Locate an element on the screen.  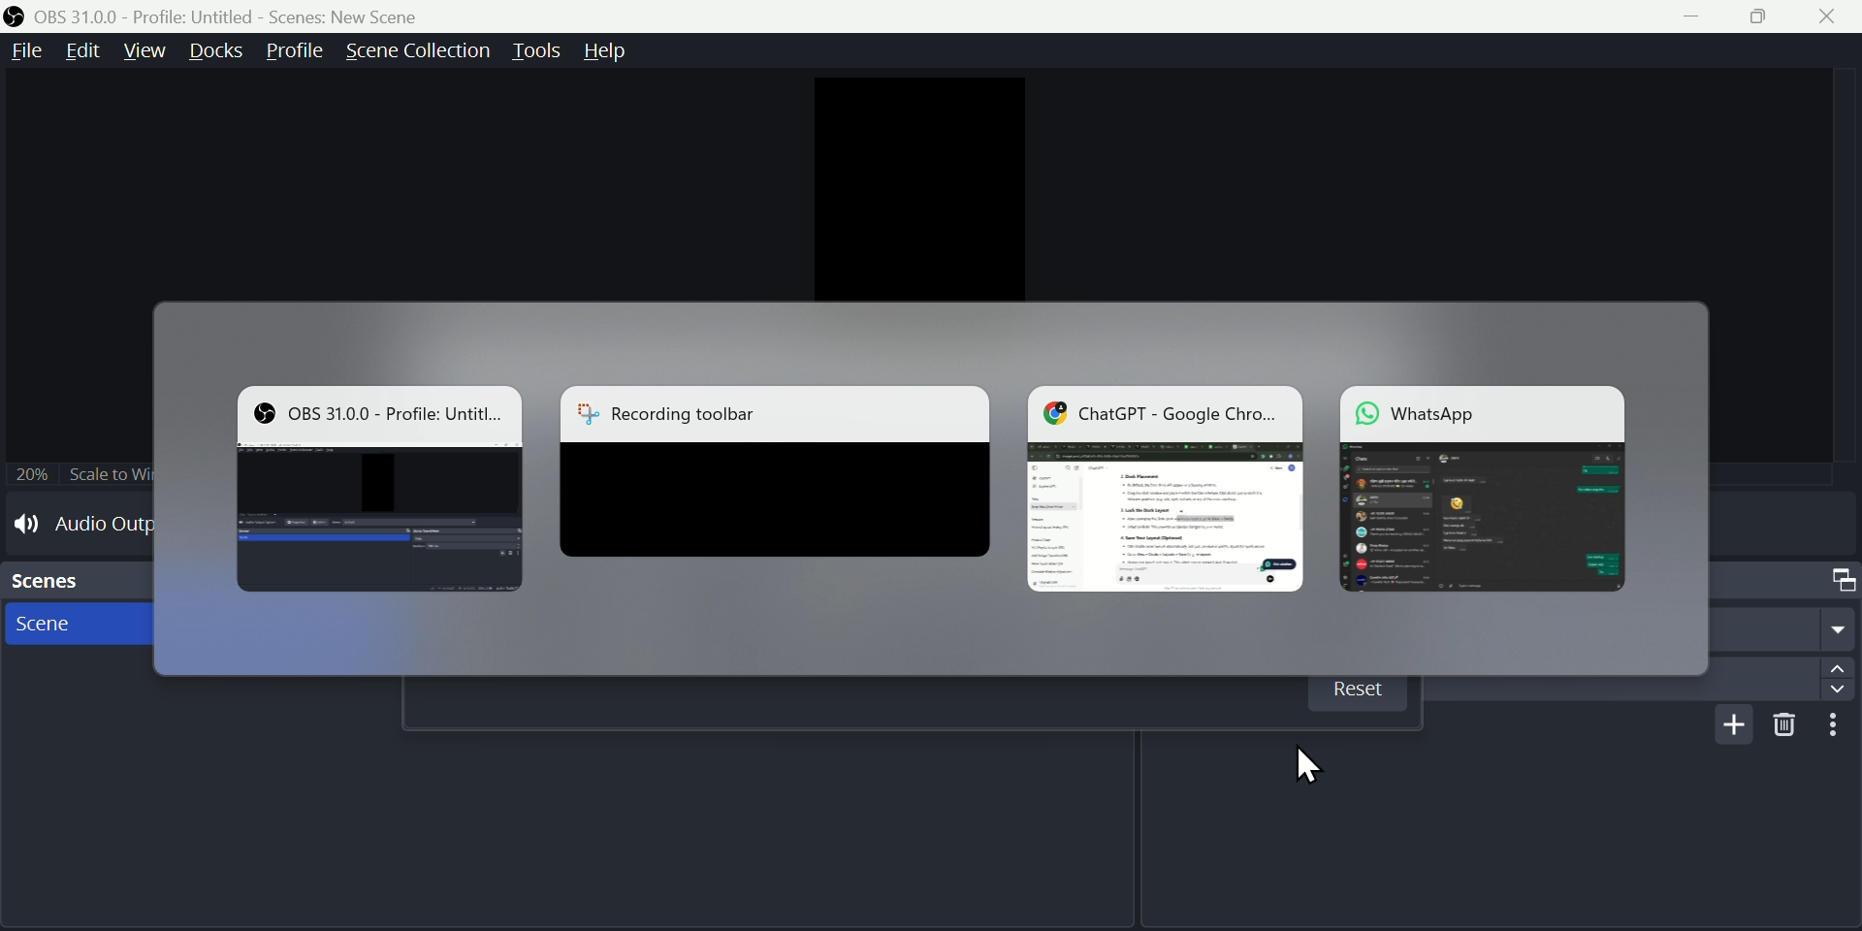
OBS 31.0.0 - Profile. Untitled - Scenes. New Scene is located at coordinates (376, 490).